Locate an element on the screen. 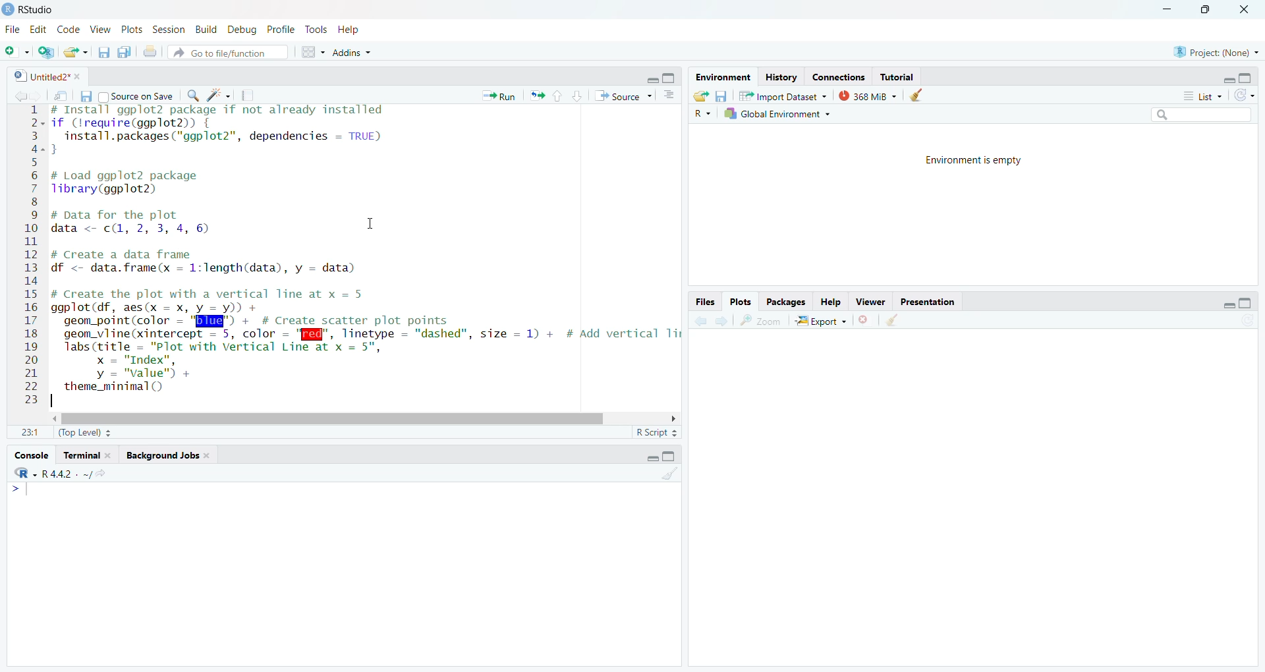 Image resolution: width=1265 pixels, height=672 pixels. Plots is located at coordinates (741, 302).